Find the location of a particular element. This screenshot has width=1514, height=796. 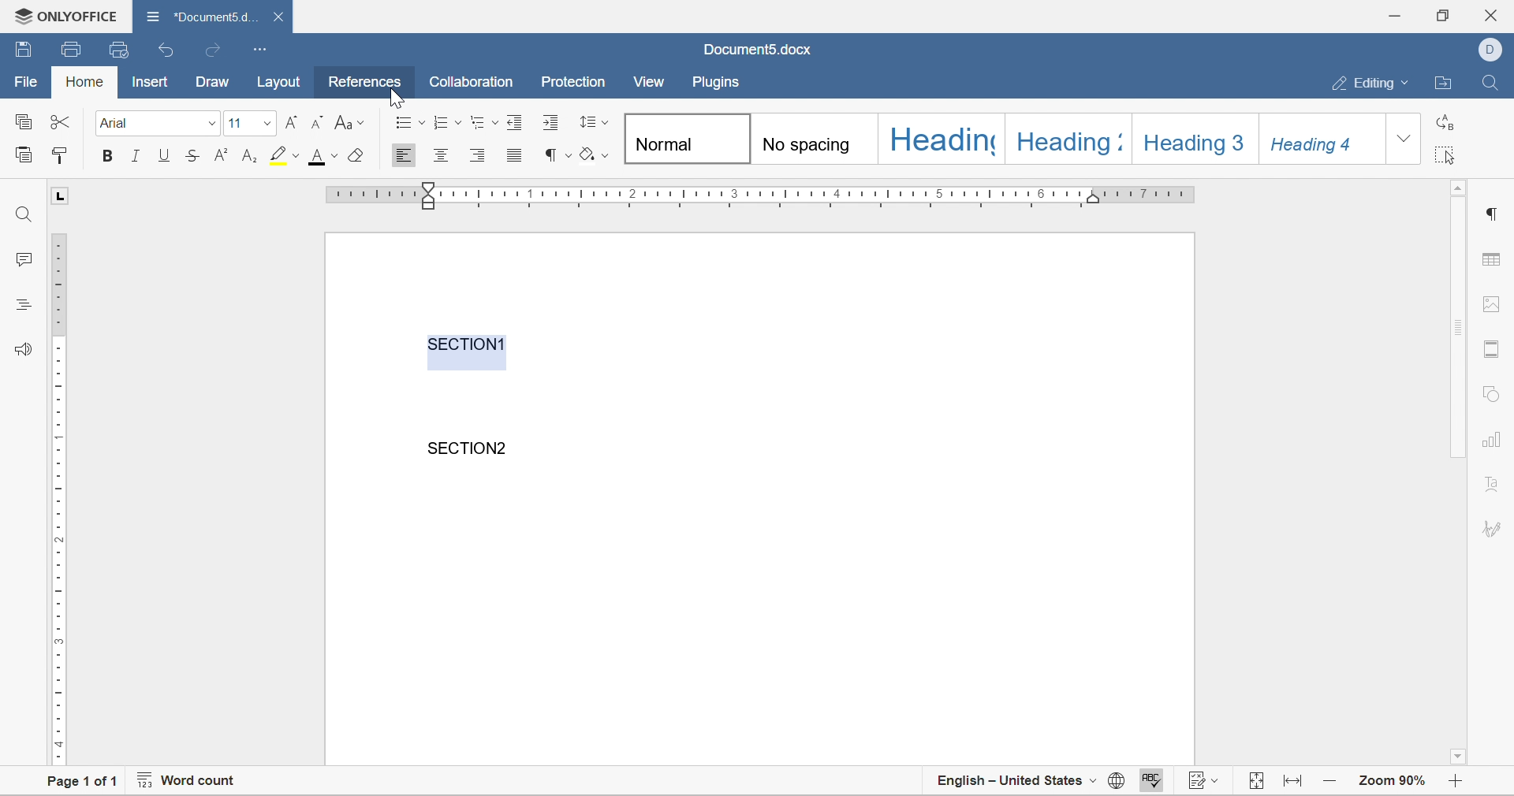

ONLYOFFICE is located at coordinates (62, 13).